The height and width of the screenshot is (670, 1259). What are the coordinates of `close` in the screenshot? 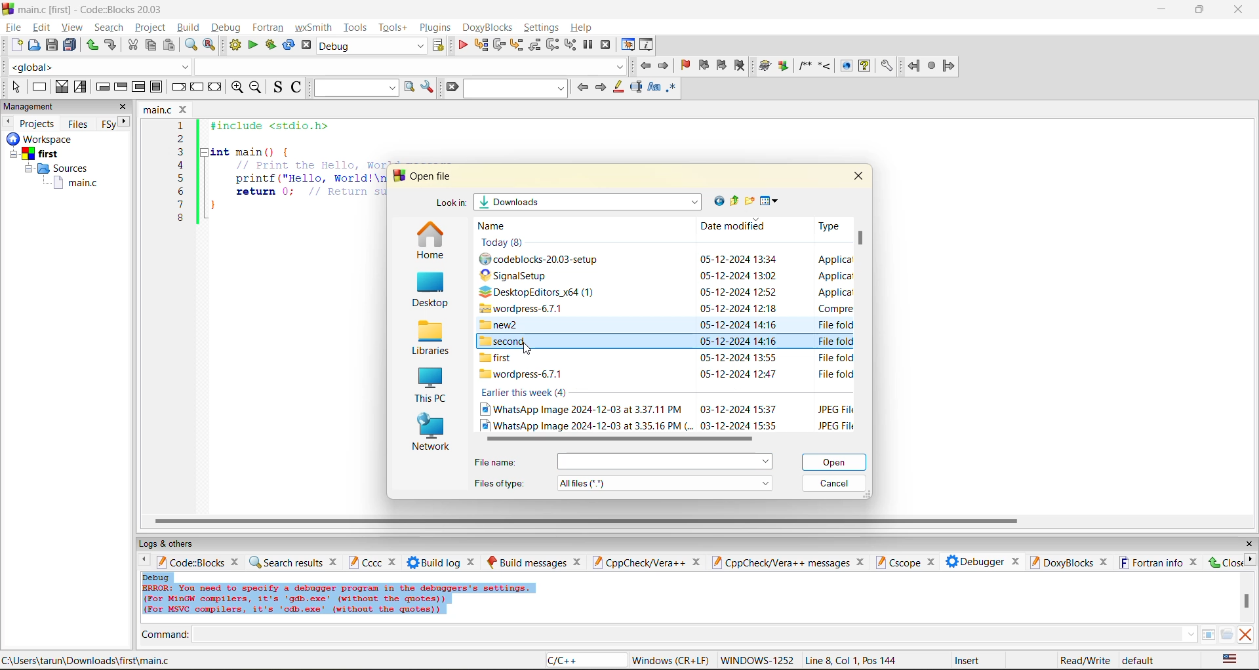 It's located at (578, 562).